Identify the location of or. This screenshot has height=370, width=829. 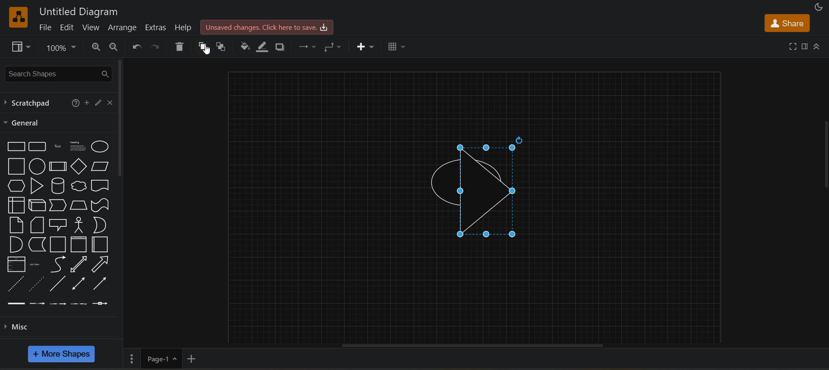
(100, 225).